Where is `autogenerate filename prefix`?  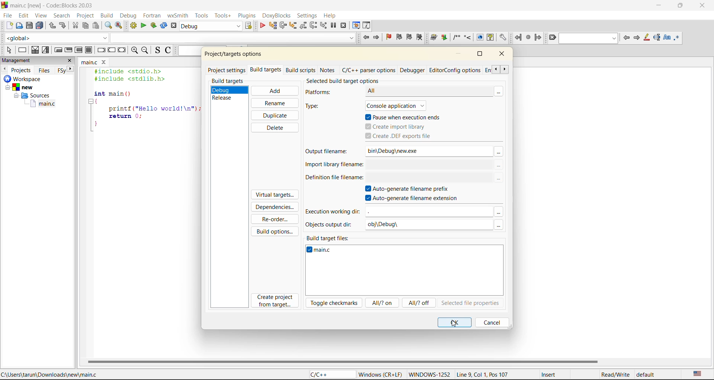 autogenerate filename prefix is located at coordinates (412, 189).